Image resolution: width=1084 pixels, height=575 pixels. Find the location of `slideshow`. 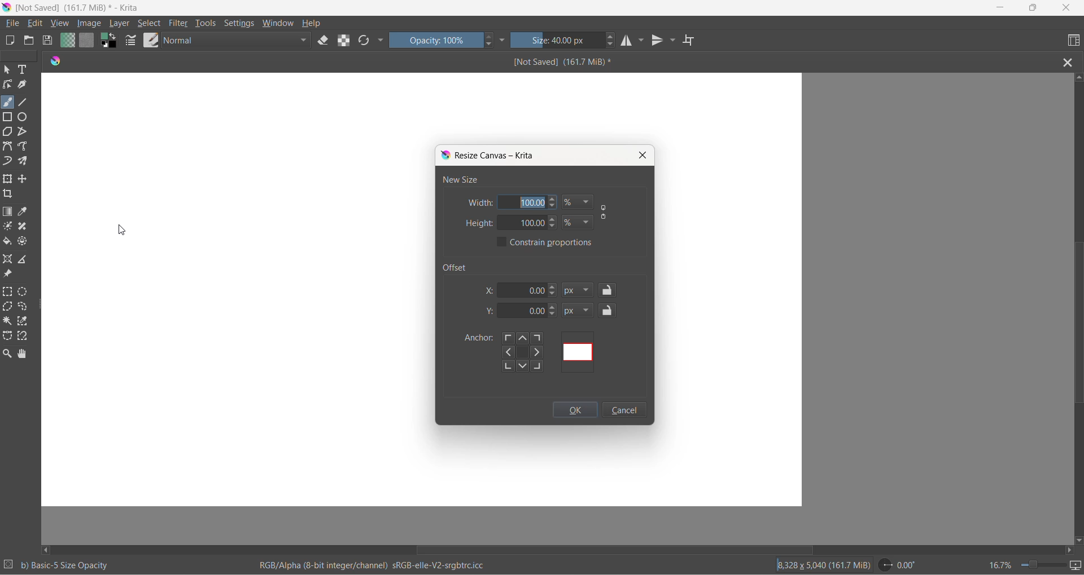

slideshow is located at coordinates (1077, 565).